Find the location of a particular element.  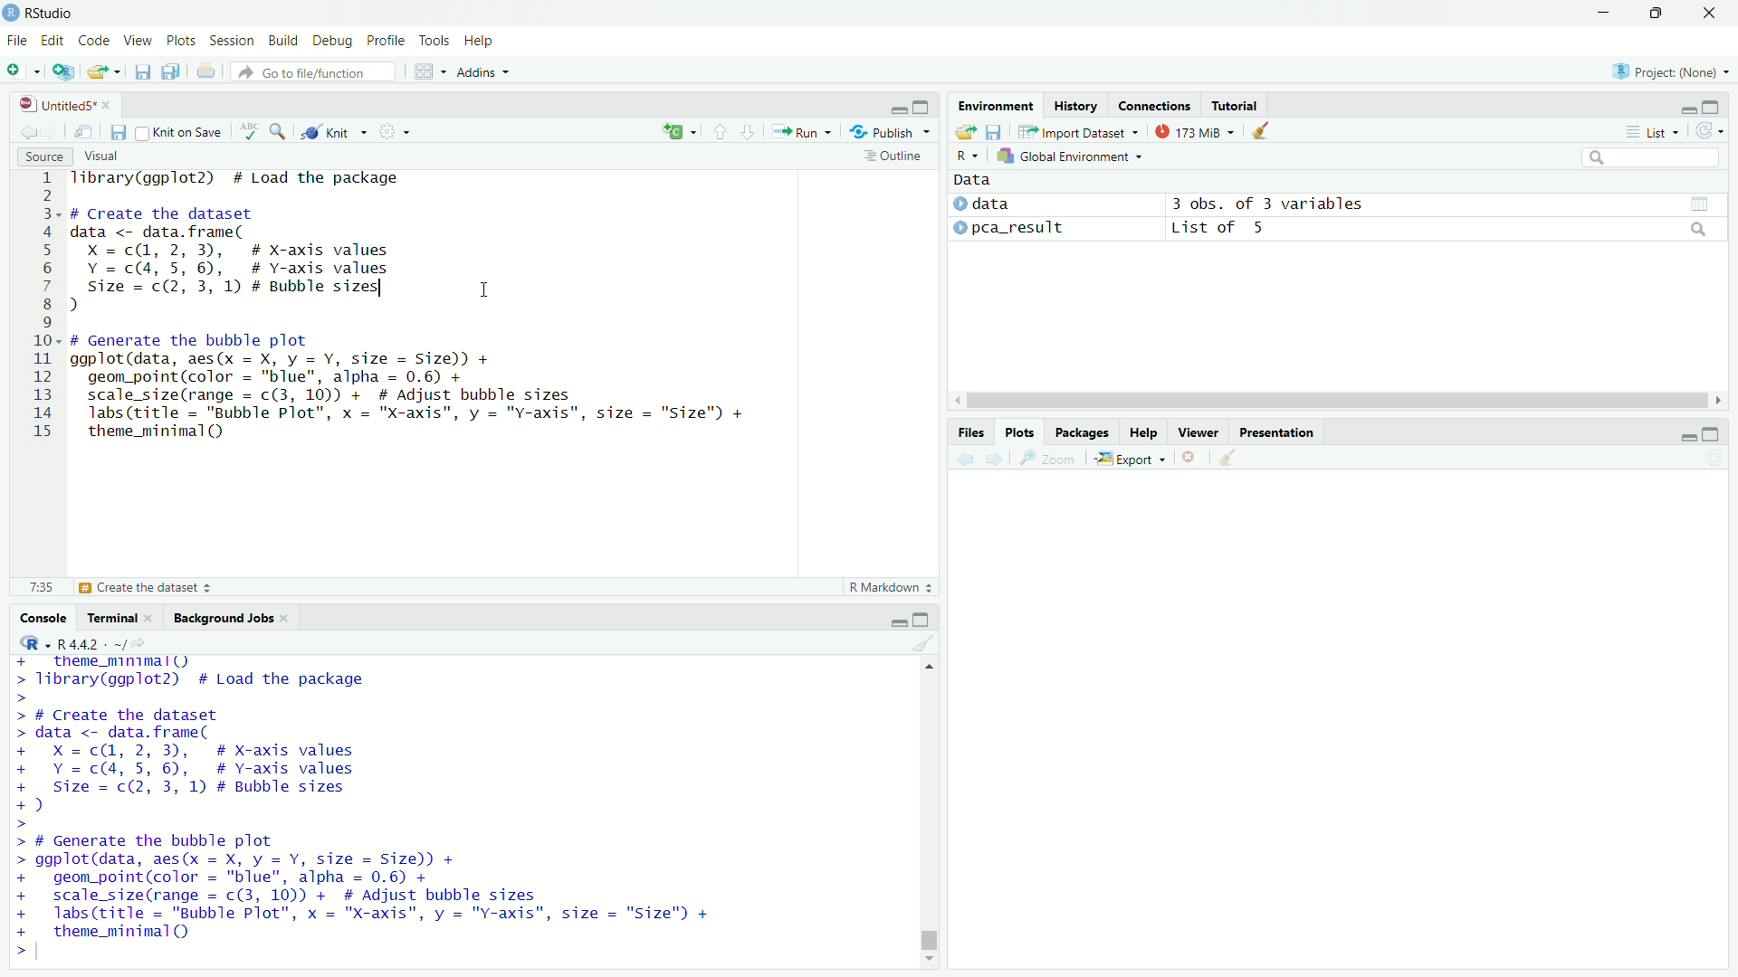

next plot is located at coordinates (997, 459).